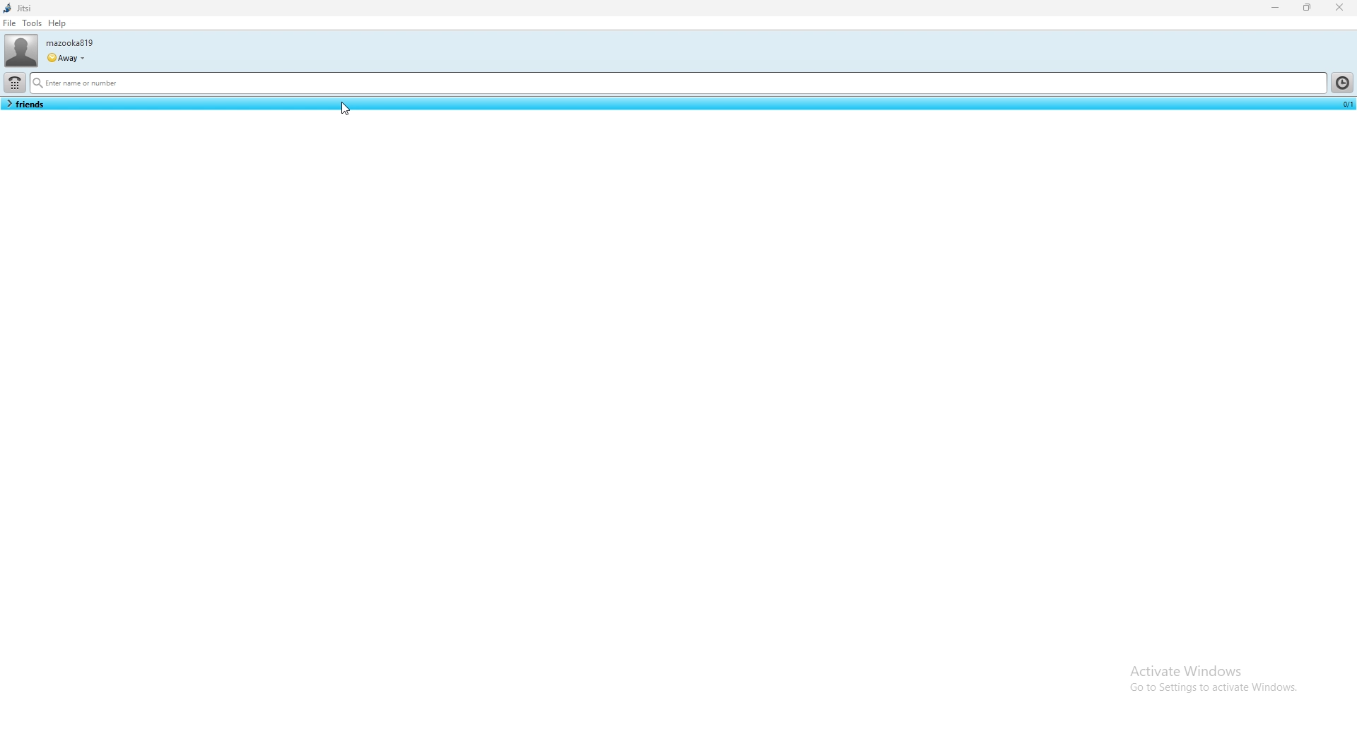  What do you see at coordinates (57, 23) in the screenshot?
I see `help` at bounding box center [57, 23].